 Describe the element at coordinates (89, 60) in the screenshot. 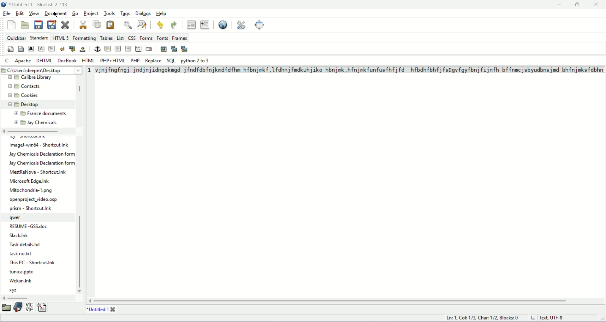

I see `HTML` at that location.